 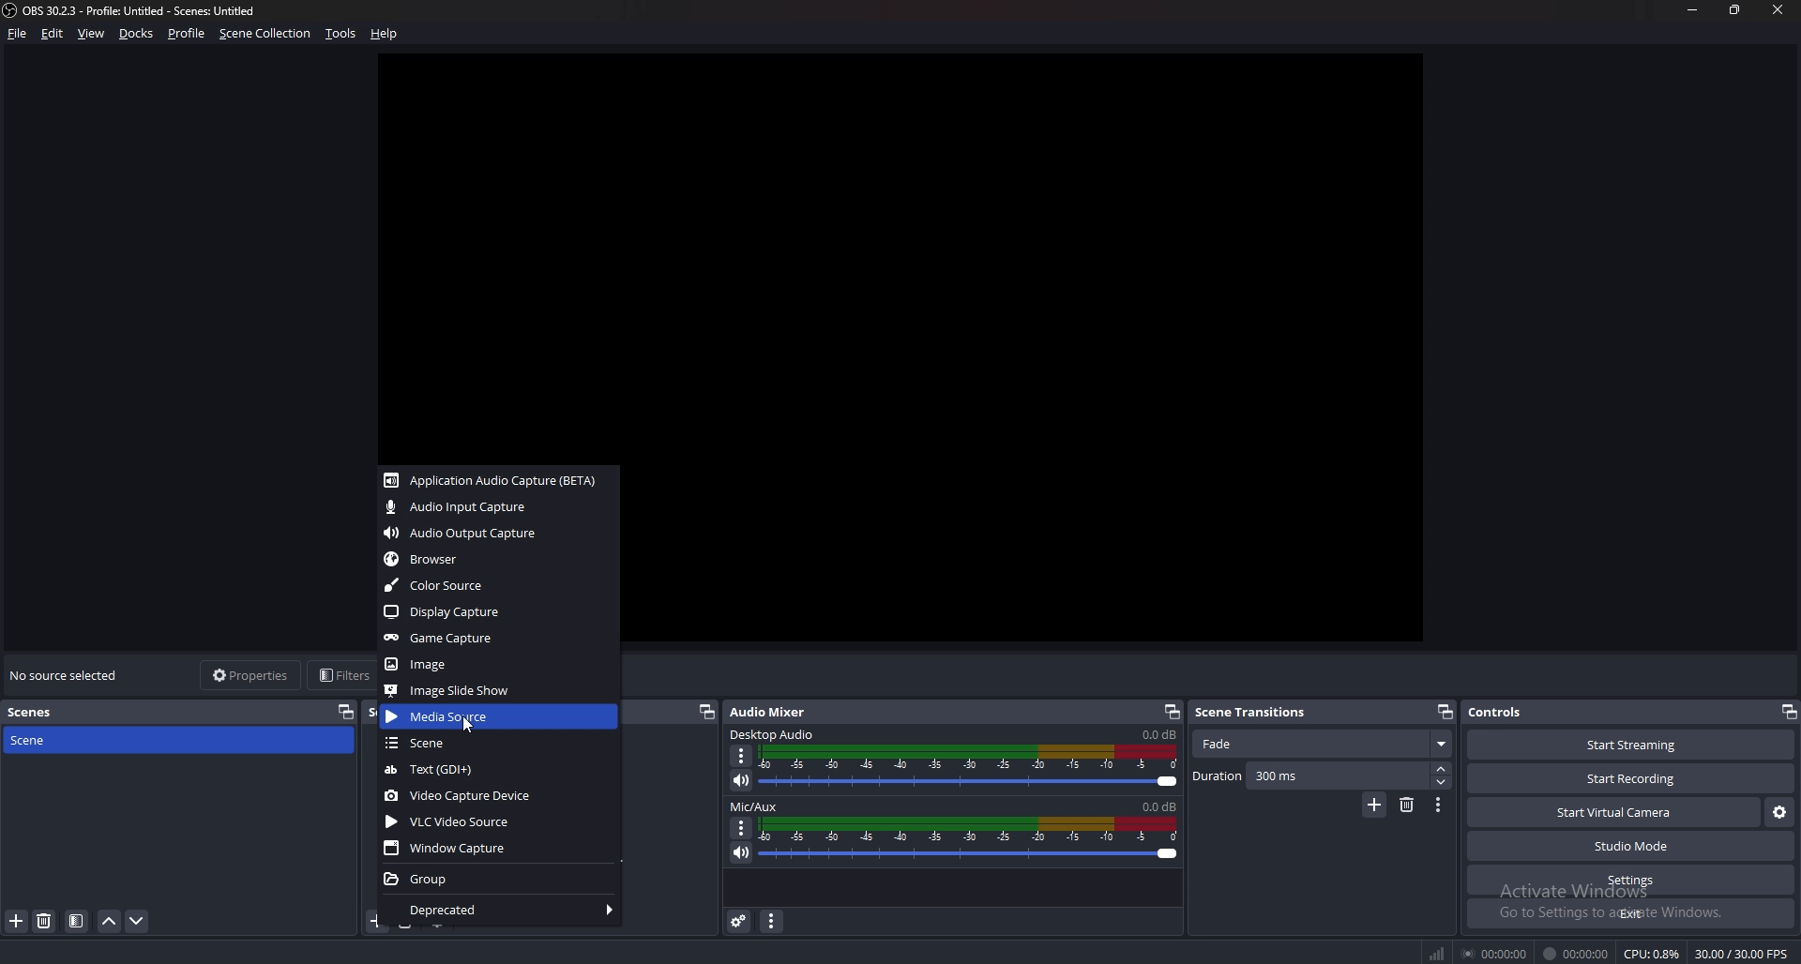 What do you see at coordinates (1438, 806) in the screenshot?
I see `Transition properties` at bounding box center [1438, 806].